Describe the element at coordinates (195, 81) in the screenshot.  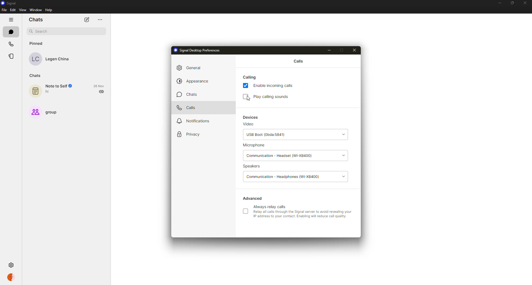
I see `appearance` at that location.